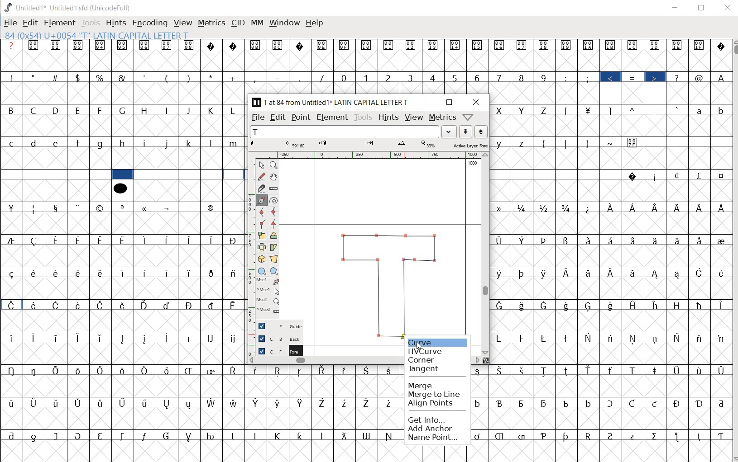 This screenshot has width=738, height=462. Describe the element at coordinates (190, 305) in the screenshot. I see `Symbol` at that location.